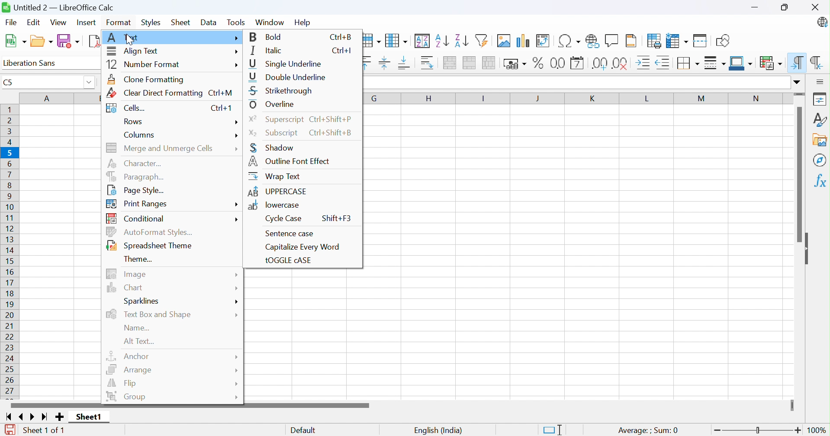 Image resolution: width=830 pixels, height=436 pixels. What do you see at coordinates (89, 418) in the screenshot?
I see `Sheet1` at bounding box center [89, 418].